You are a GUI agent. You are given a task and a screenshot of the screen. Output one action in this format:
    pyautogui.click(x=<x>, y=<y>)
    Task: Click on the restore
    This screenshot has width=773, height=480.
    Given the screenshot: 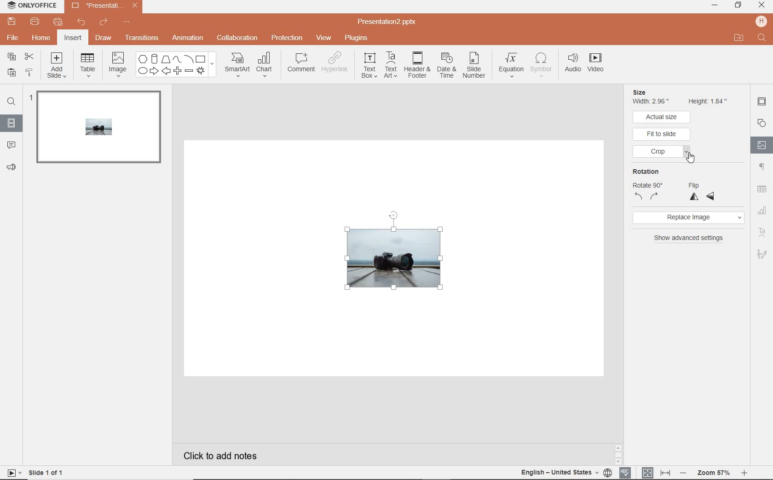 What is the action you would take?
    pyautogui.click(x=738, y=6)
    